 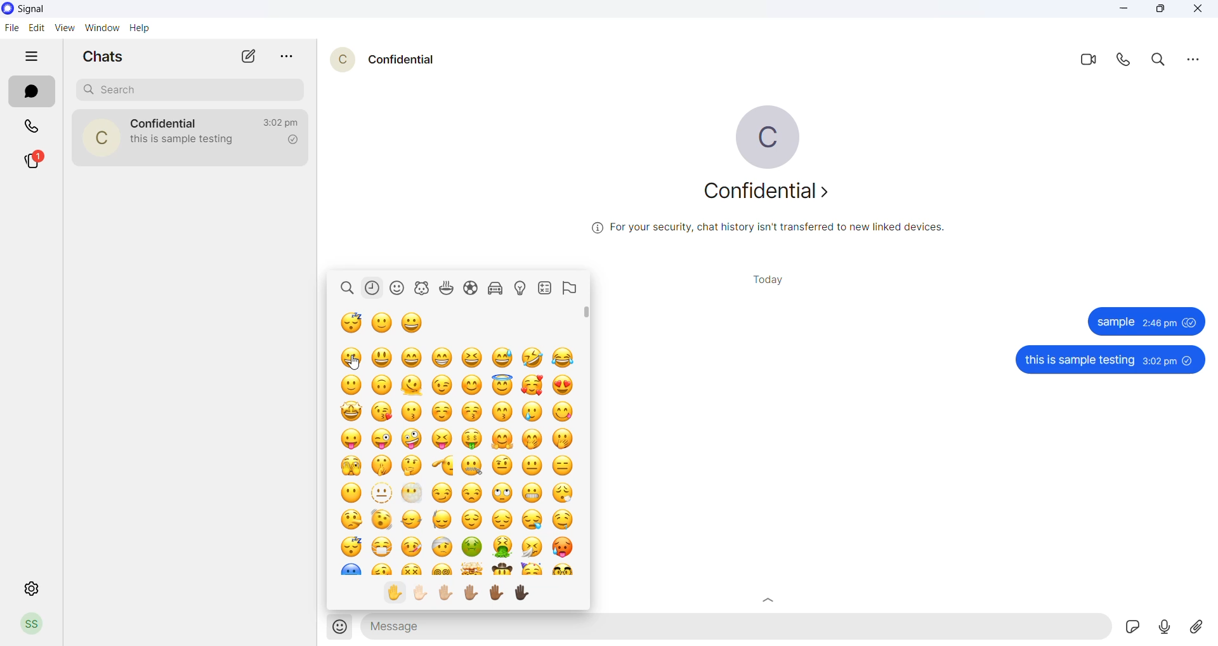 I want to click on chats heading, so click(x=107, y=56).